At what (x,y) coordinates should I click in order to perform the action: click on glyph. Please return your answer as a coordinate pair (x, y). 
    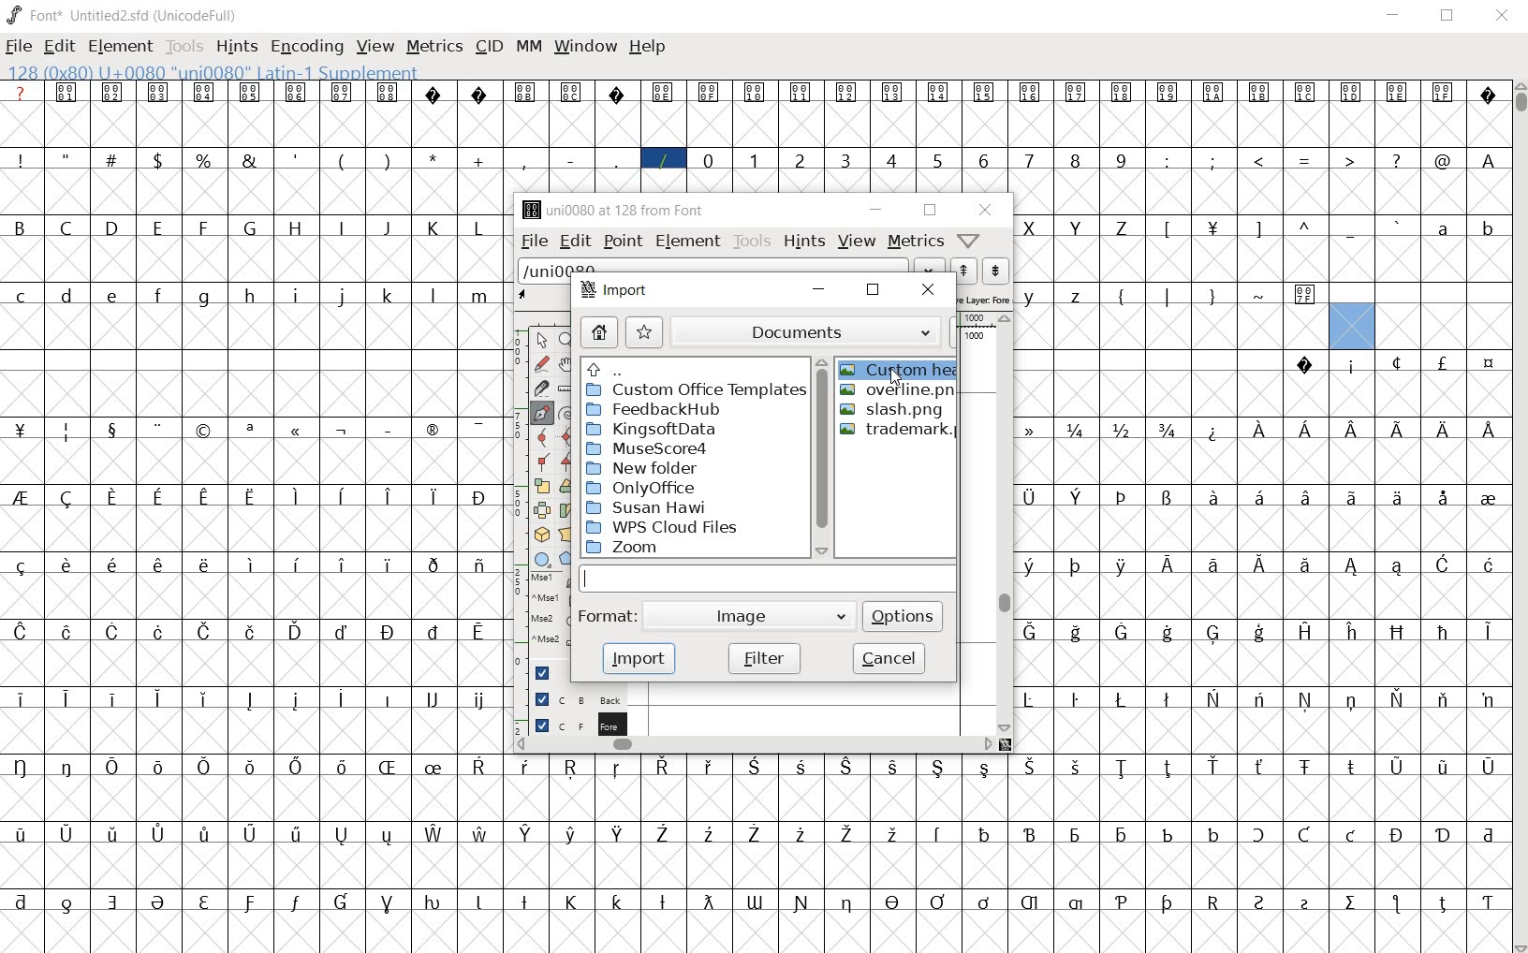
    Looking at the image, I should click on (1167, 769).